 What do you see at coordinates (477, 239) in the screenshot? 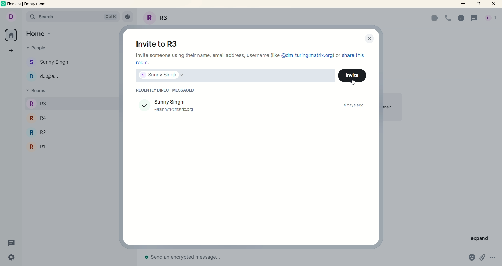
I see `expand` at bounding box center [477, 239].